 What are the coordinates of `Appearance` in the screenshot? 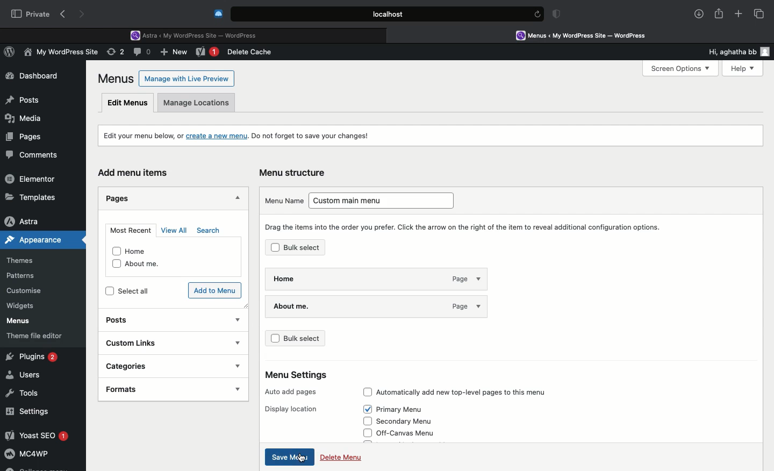 It's located at (44, 240).